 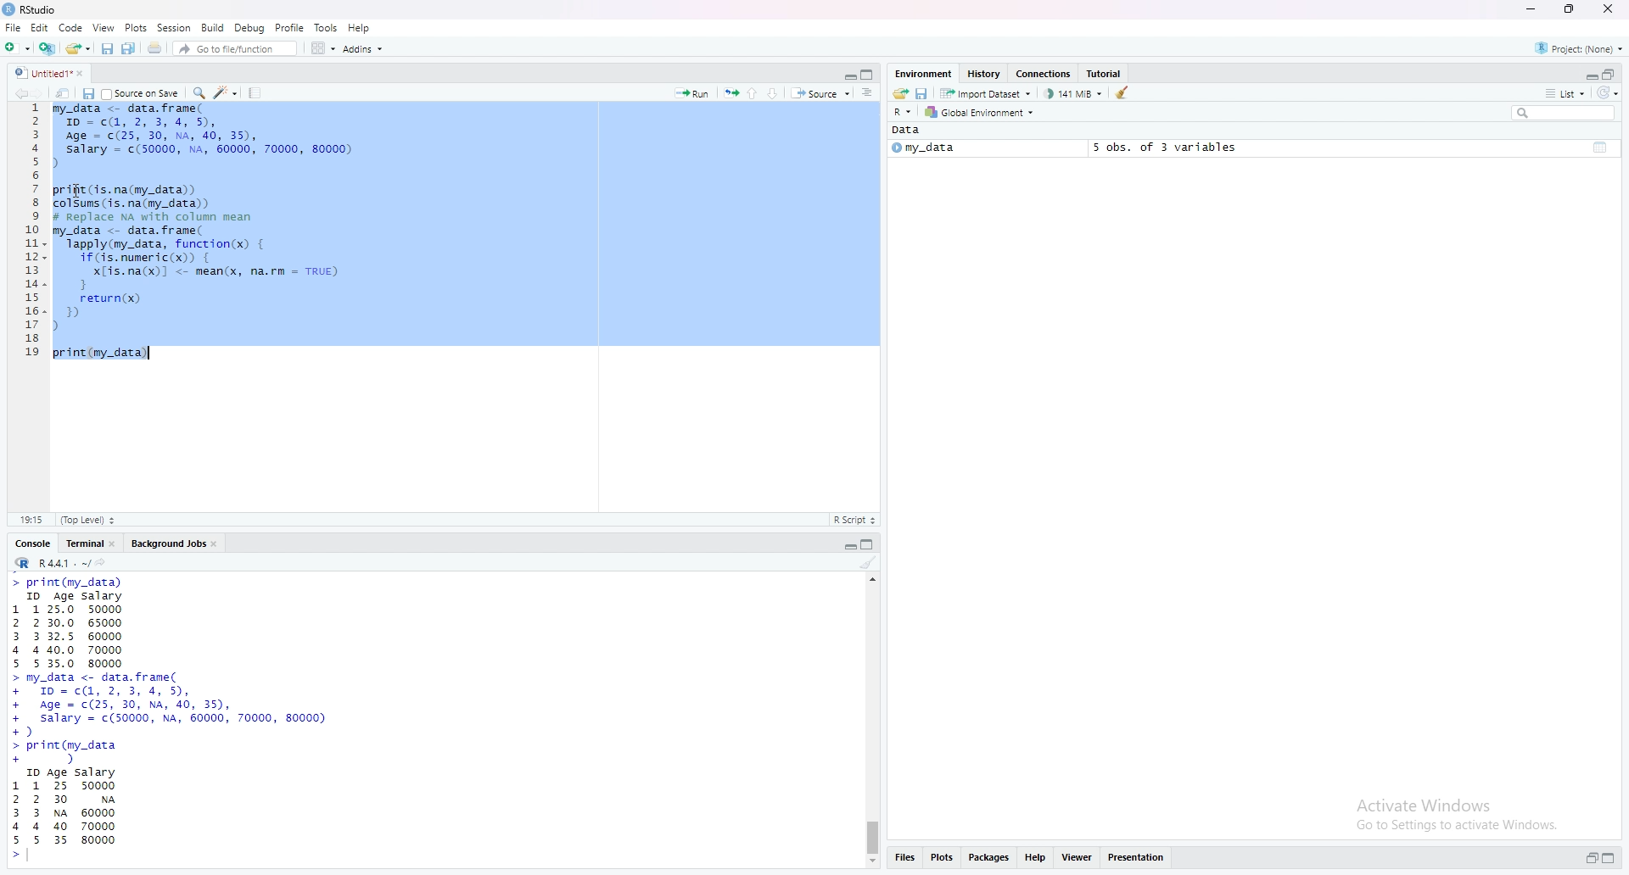 I want to click on save current document, so click(x=106, y=49).